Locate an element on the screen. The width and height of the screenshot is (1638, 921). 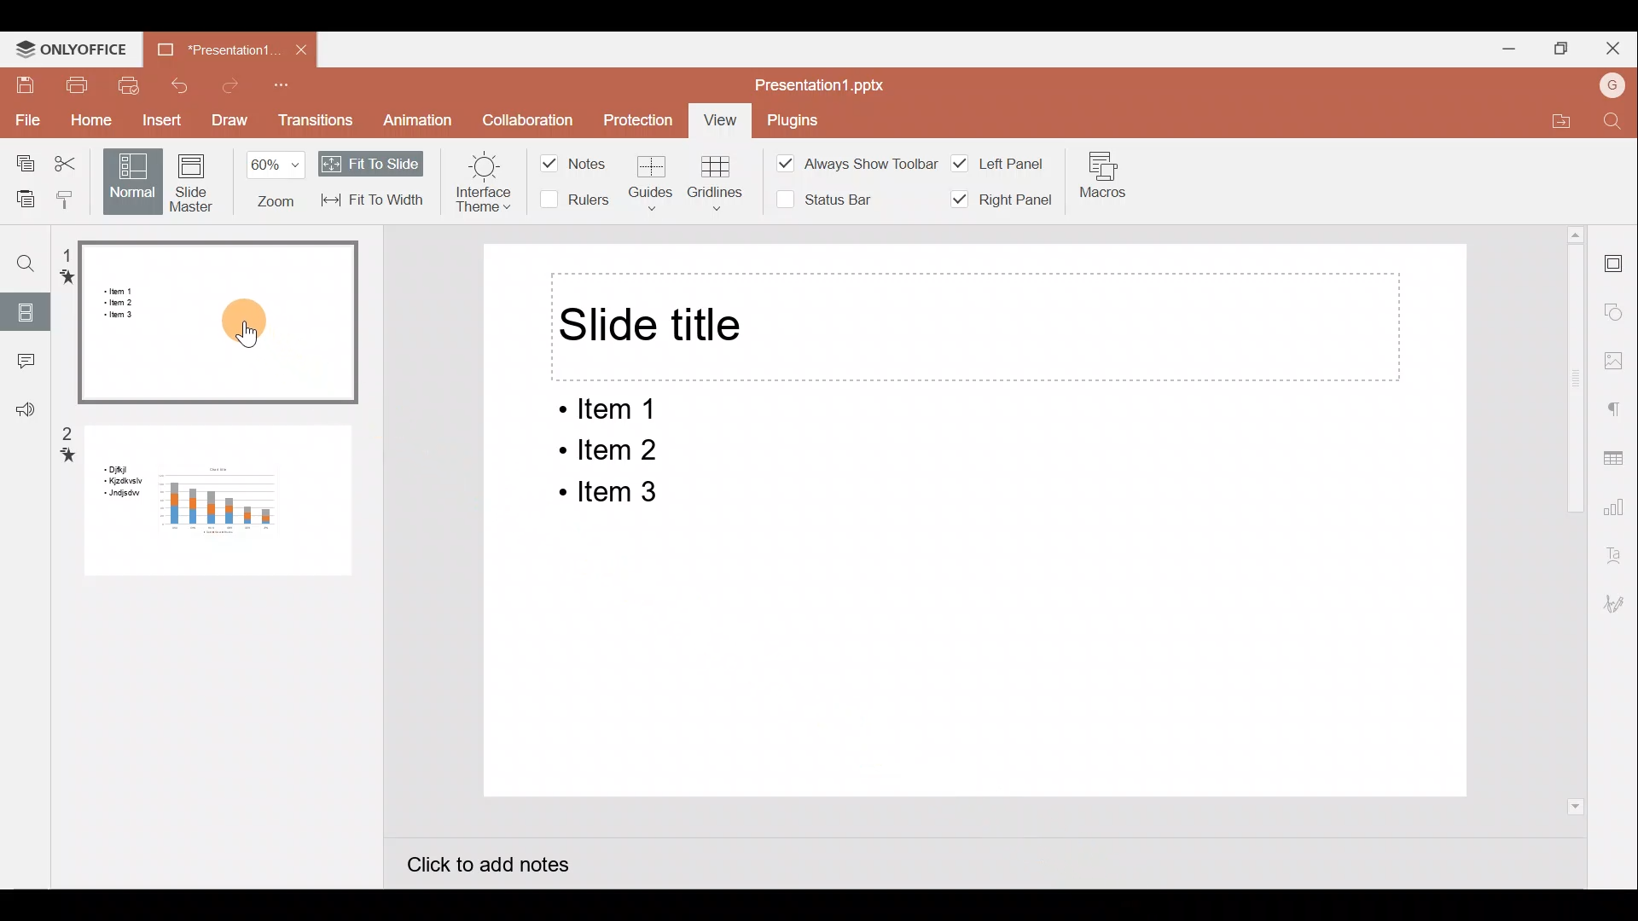
Slide title is located at coordinates (654, 327).